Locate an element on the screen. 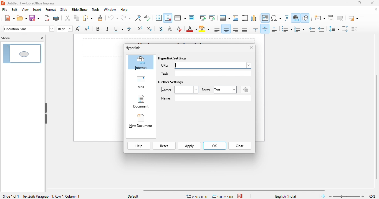  apply outline attribute to font is located at coordinates (170, 30).